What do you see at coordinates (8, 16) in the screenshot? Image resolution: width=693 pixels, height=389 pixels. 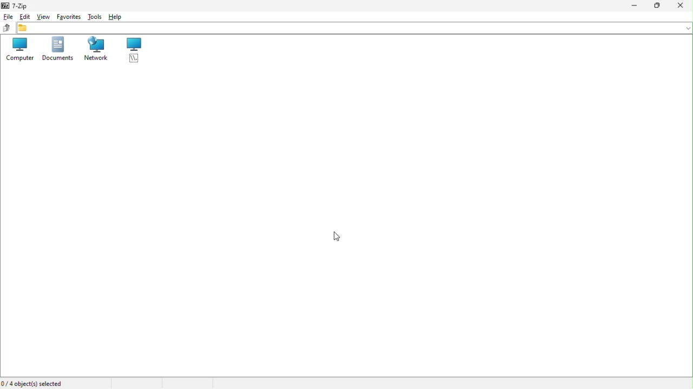 I see `File` at bounding box center [8, 16].